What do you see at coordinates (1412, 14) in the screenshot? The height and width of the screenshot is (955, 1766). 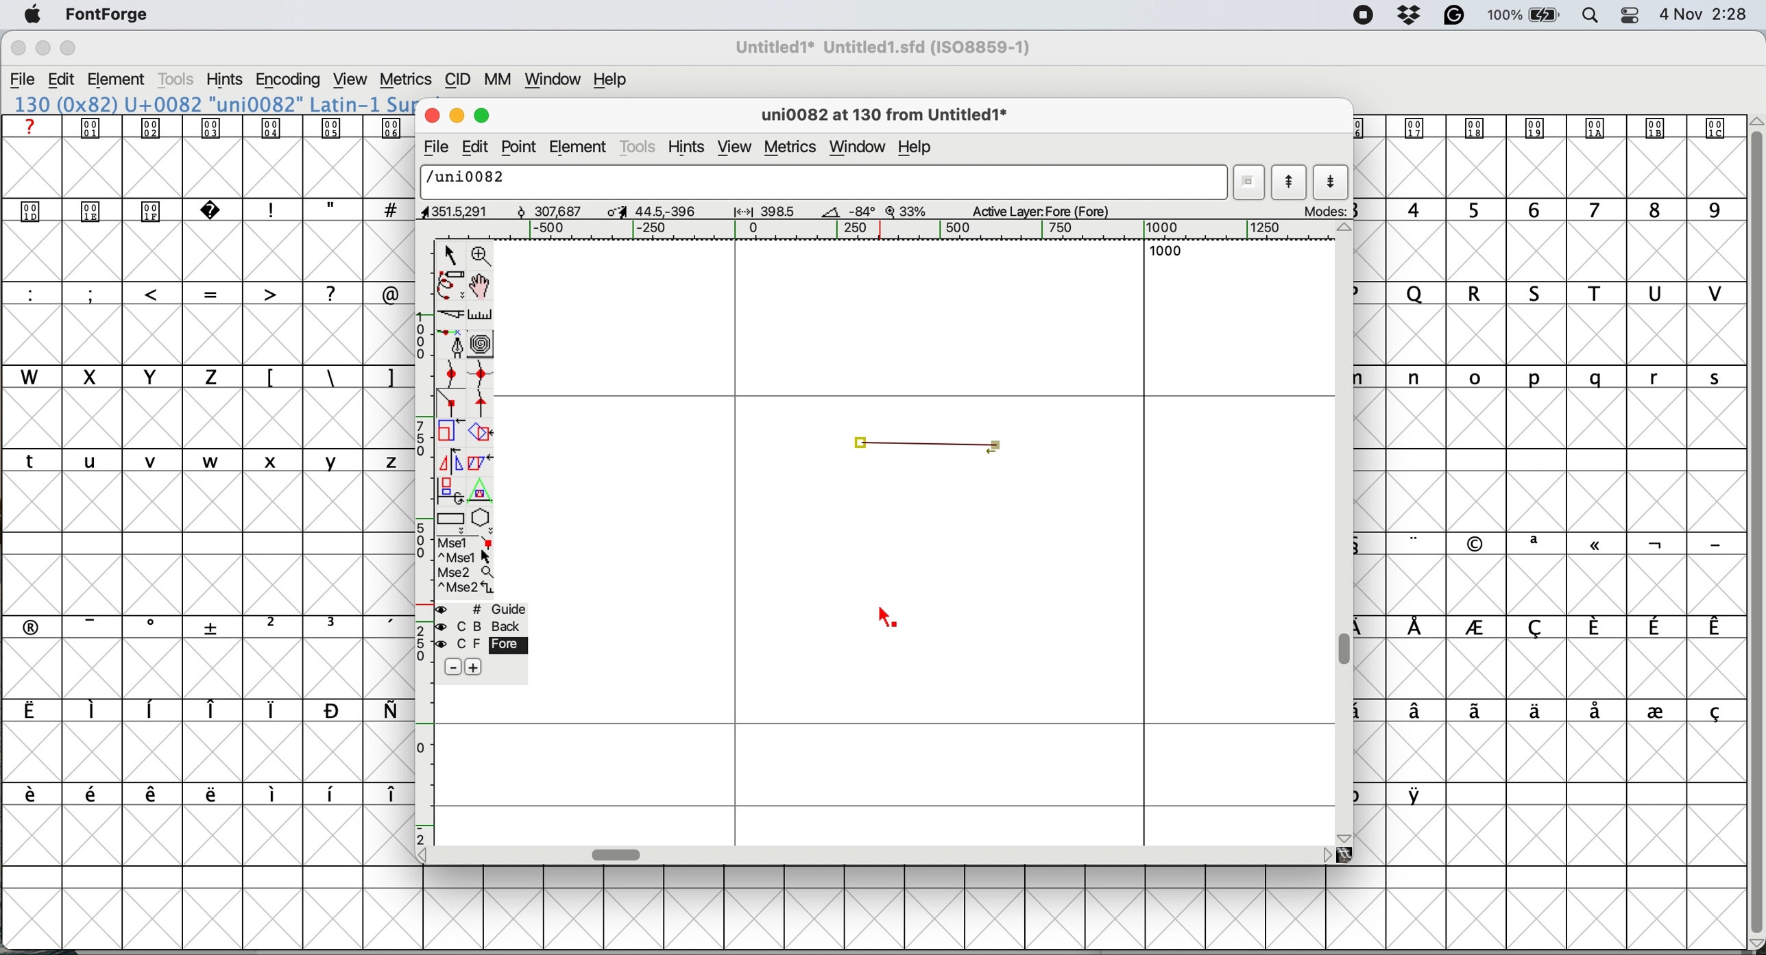 I see `dropbox` at bounding box center [1412, 14].